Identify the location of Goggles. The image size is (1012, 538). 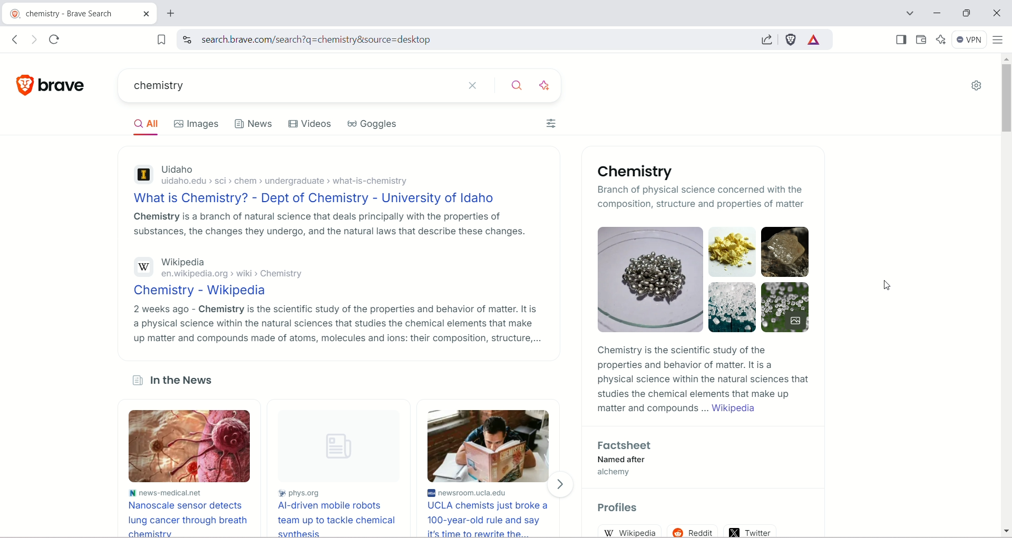
(373, 124).